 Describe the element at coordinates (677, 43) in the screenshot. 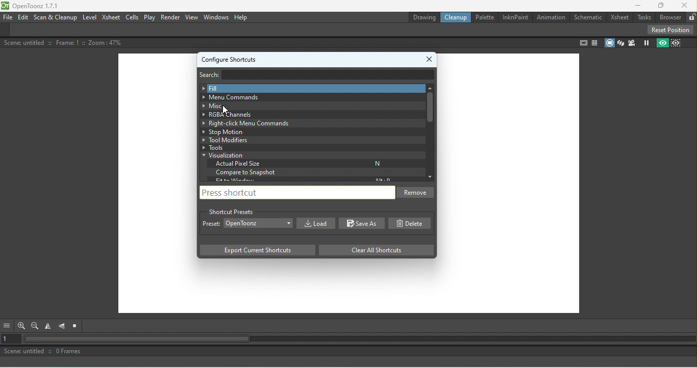

I see `Sub-camera preview` at that location.